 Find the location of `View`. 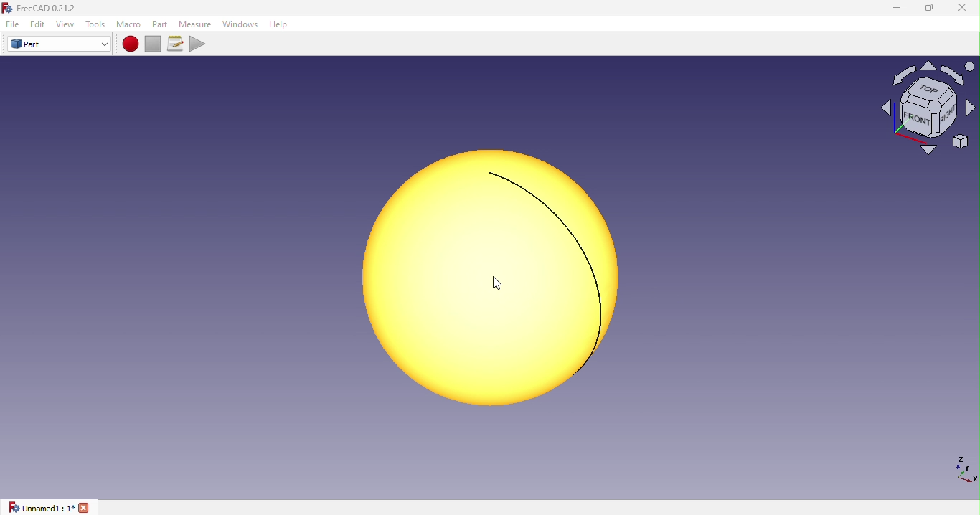

View is located at coordinates (67, 24).